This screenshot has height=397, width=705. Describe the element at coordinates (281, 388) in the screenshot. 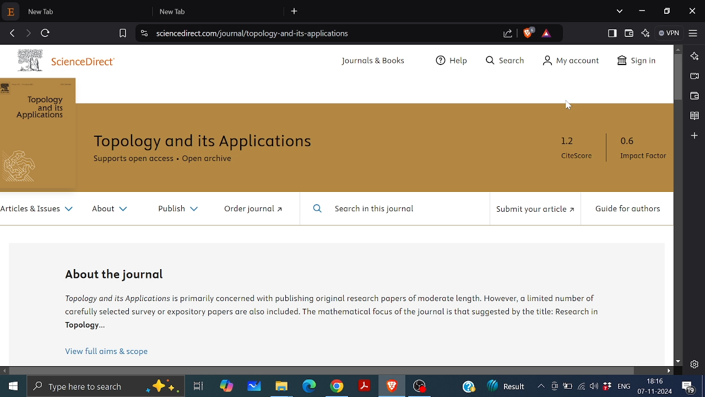

I see `Files` at that location.